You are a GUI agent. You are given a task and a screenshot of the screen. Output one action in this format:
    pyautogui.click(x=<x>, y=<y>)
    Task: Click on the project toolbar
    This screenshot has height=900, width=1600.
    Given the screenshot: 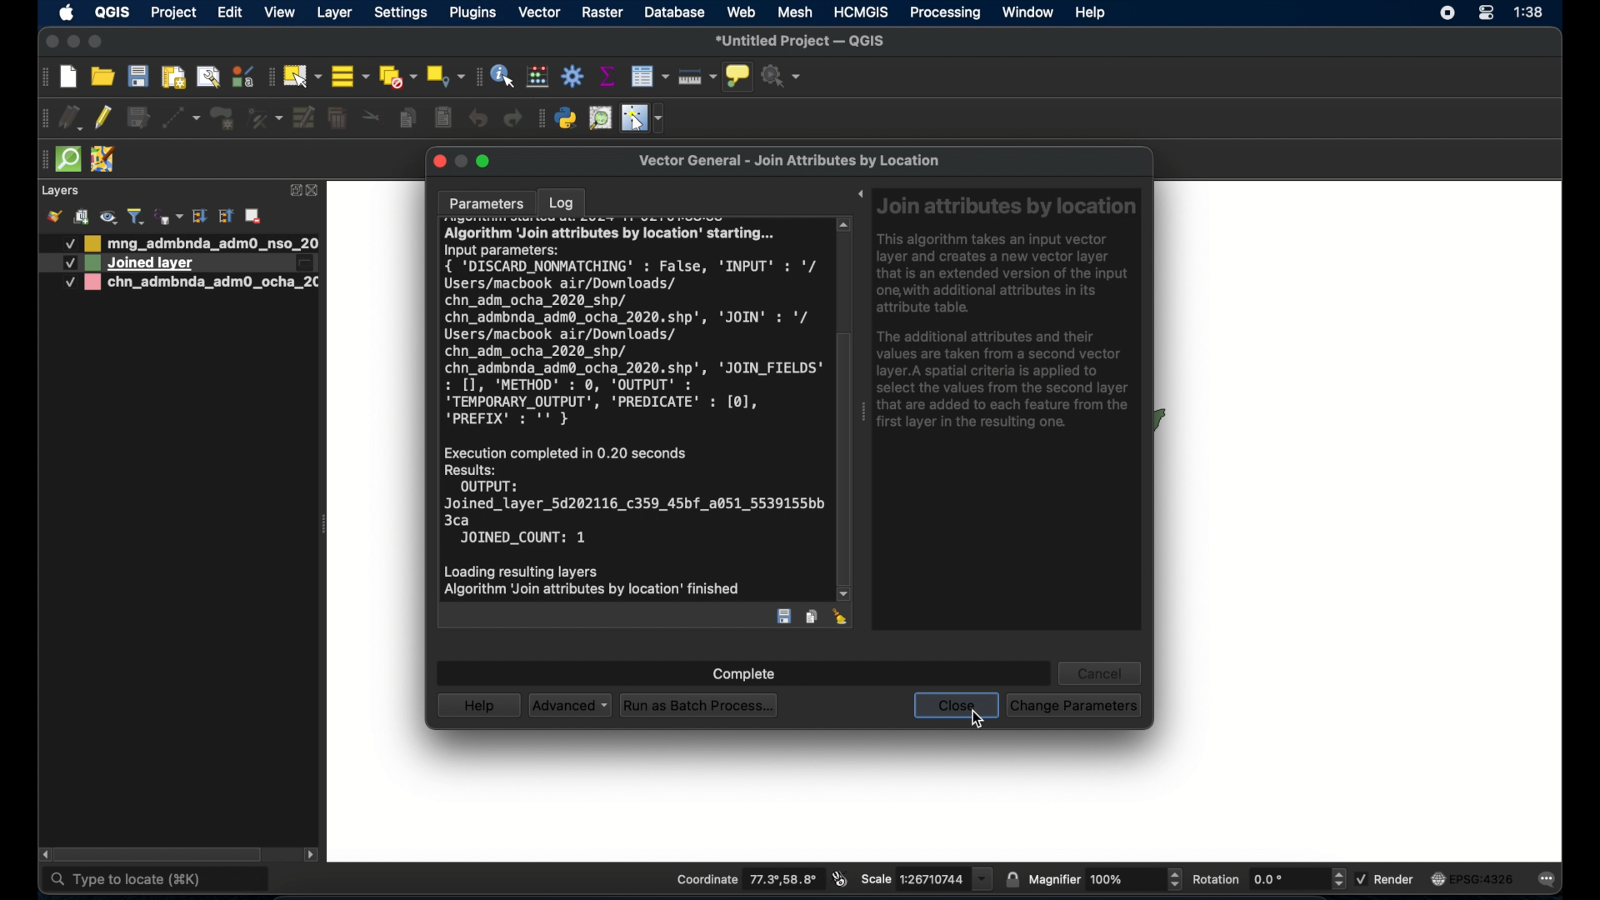 What is the action you would take?
    pyautogui.click(x=42, y=77)
    